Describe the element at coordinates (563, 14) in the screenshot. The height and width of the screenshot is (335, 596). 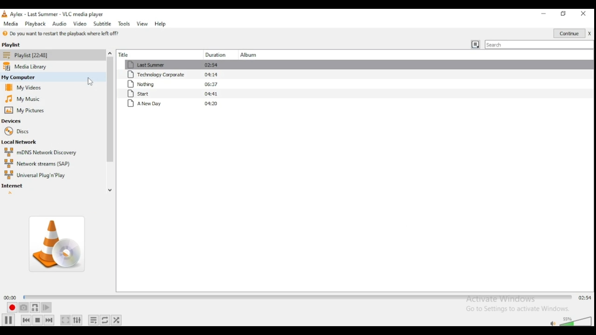
I see `restore` at that location.